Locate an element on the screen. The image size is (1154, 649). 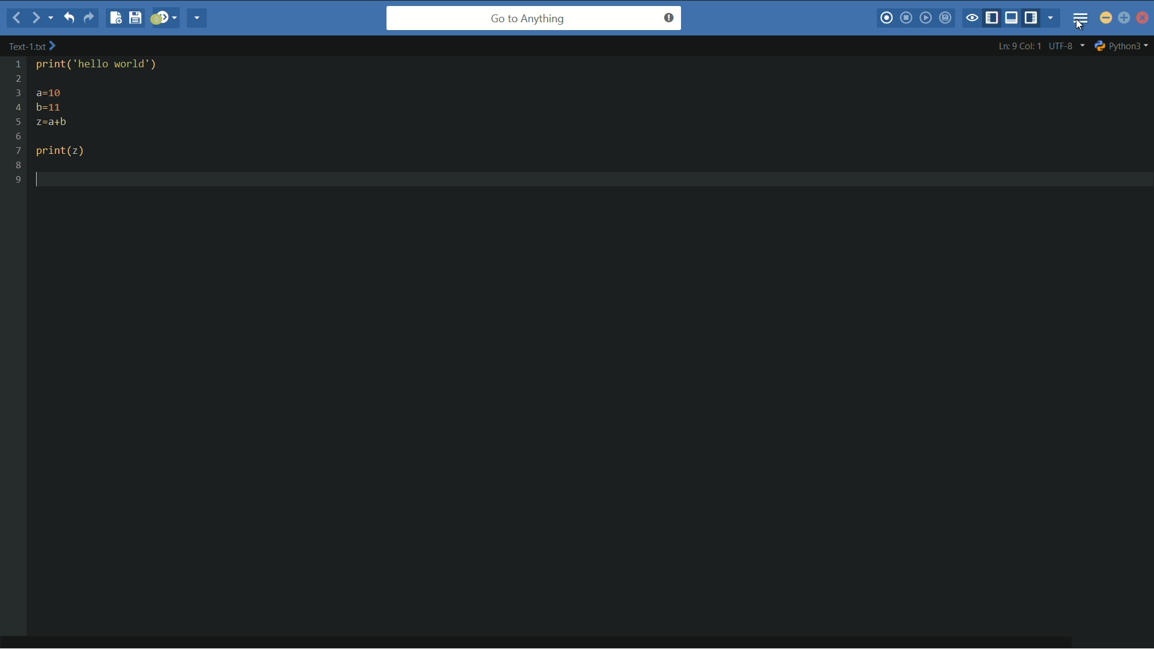
maximize is located at coordinates (1125, 19).